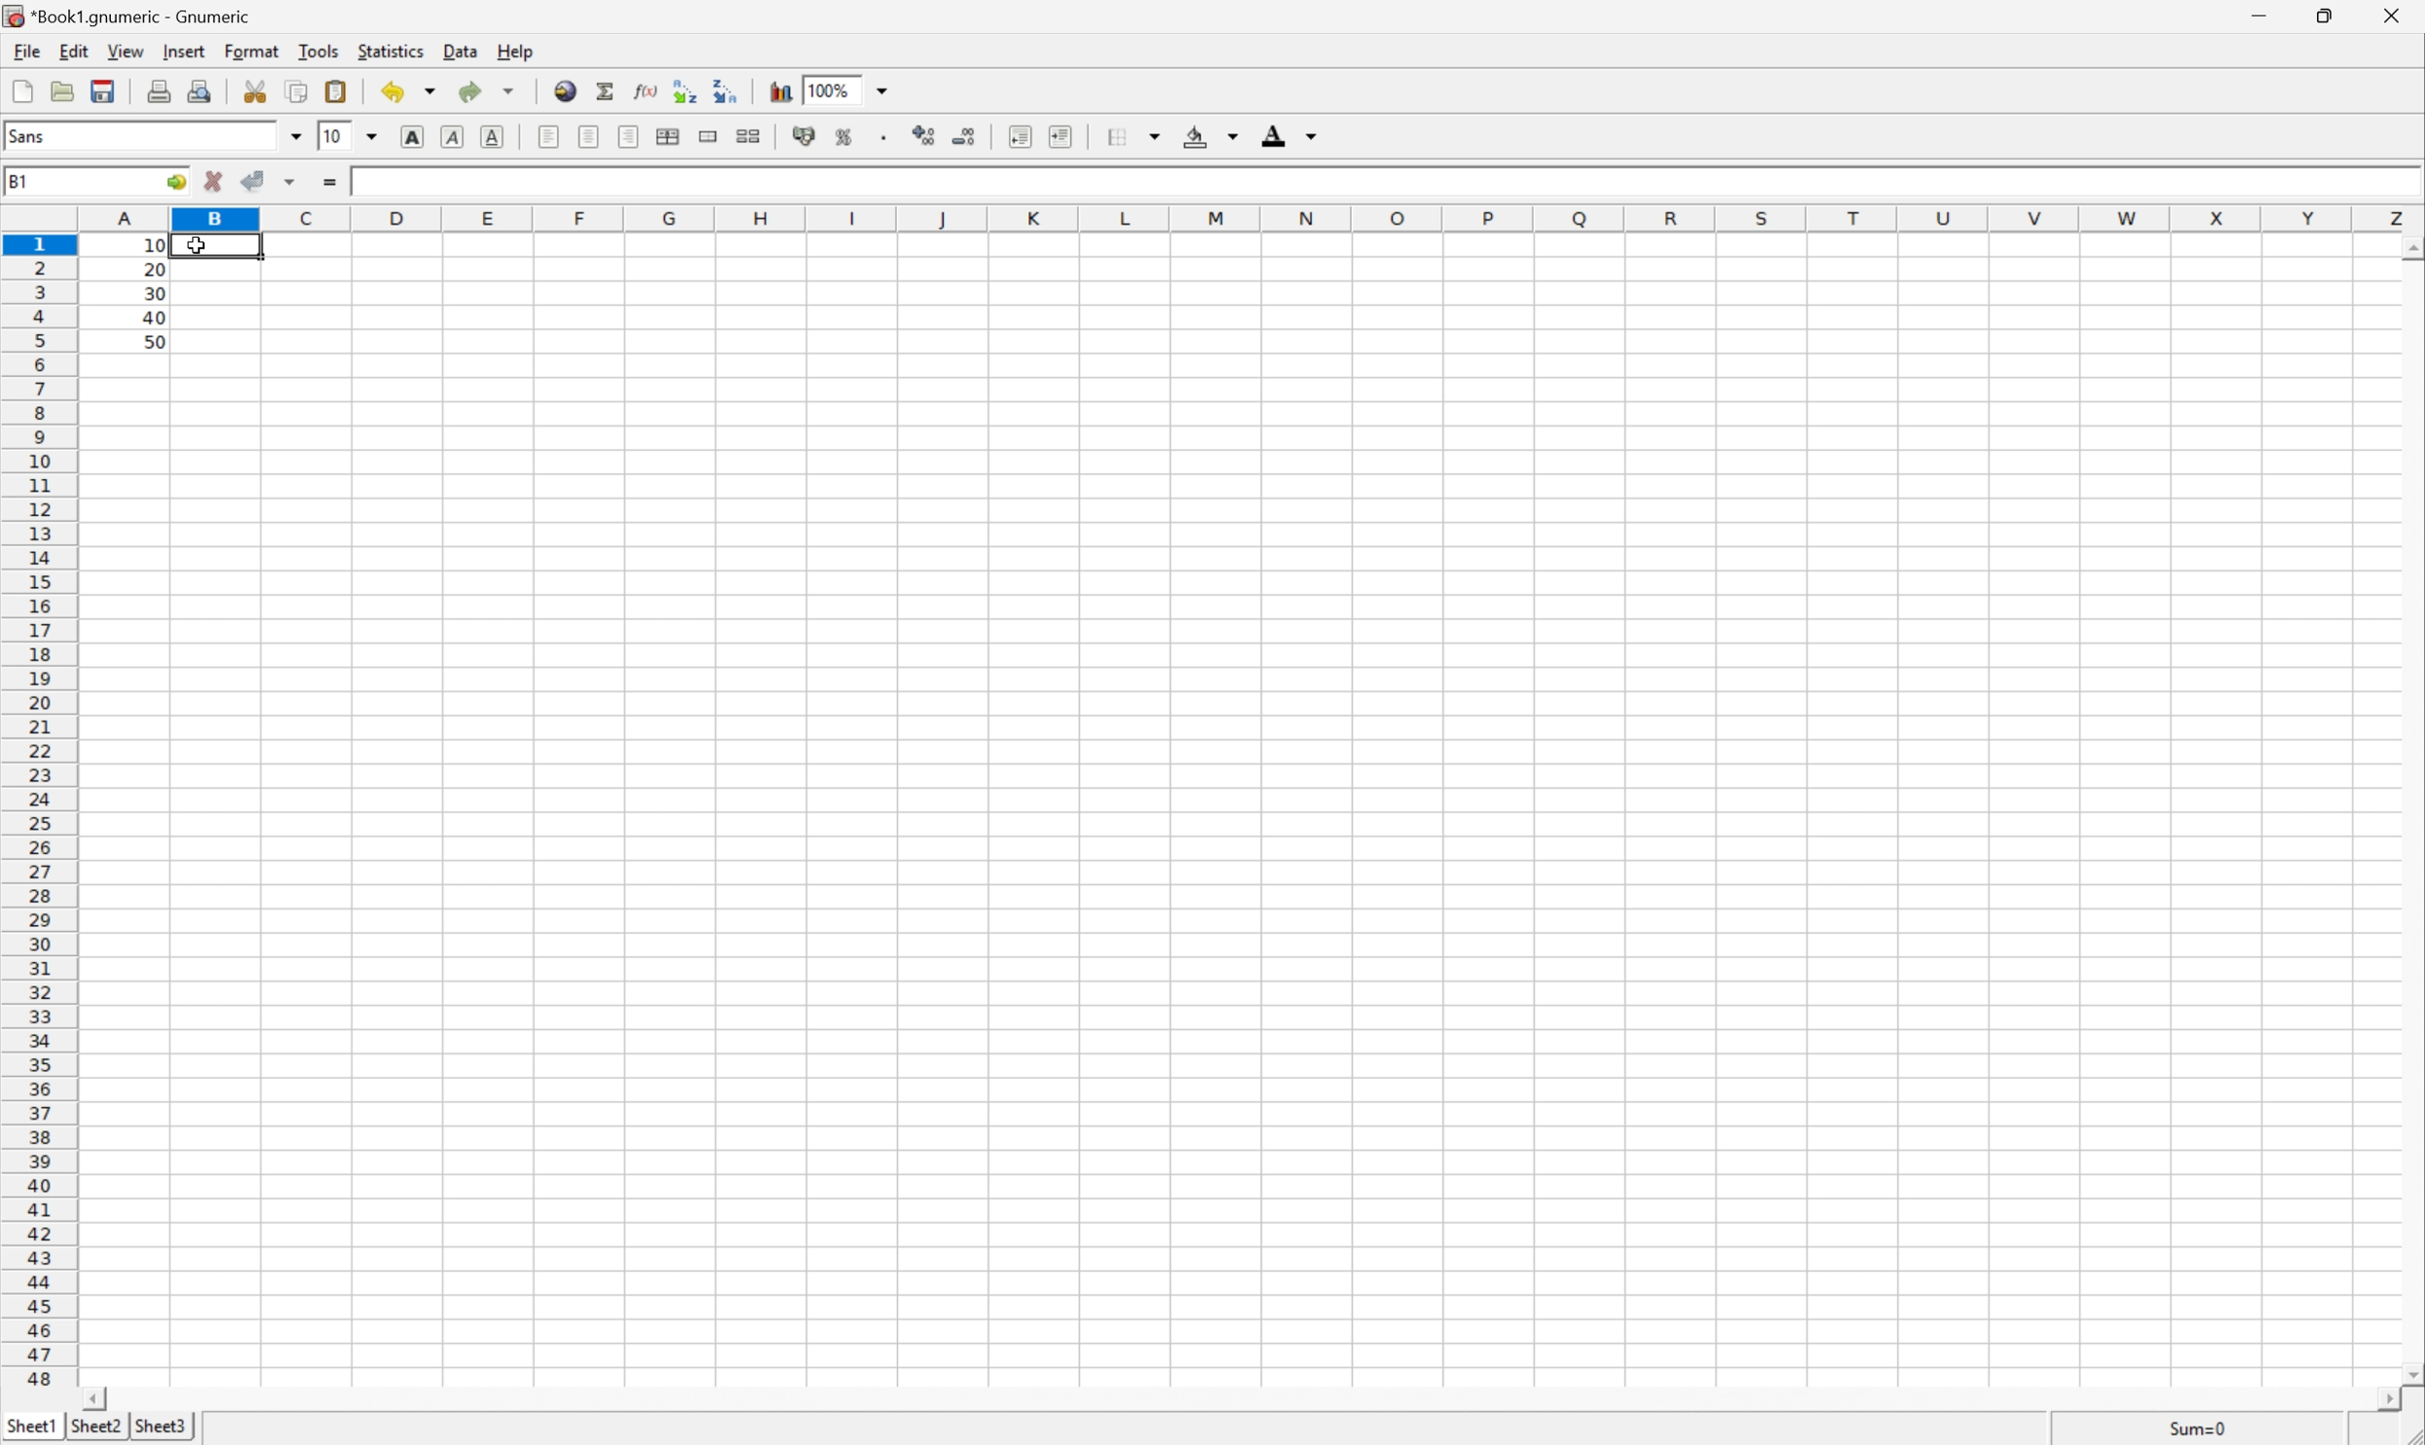  Describe the element at coordinates (299, 93) in the screenshot. I see `Copy selection` at that location.